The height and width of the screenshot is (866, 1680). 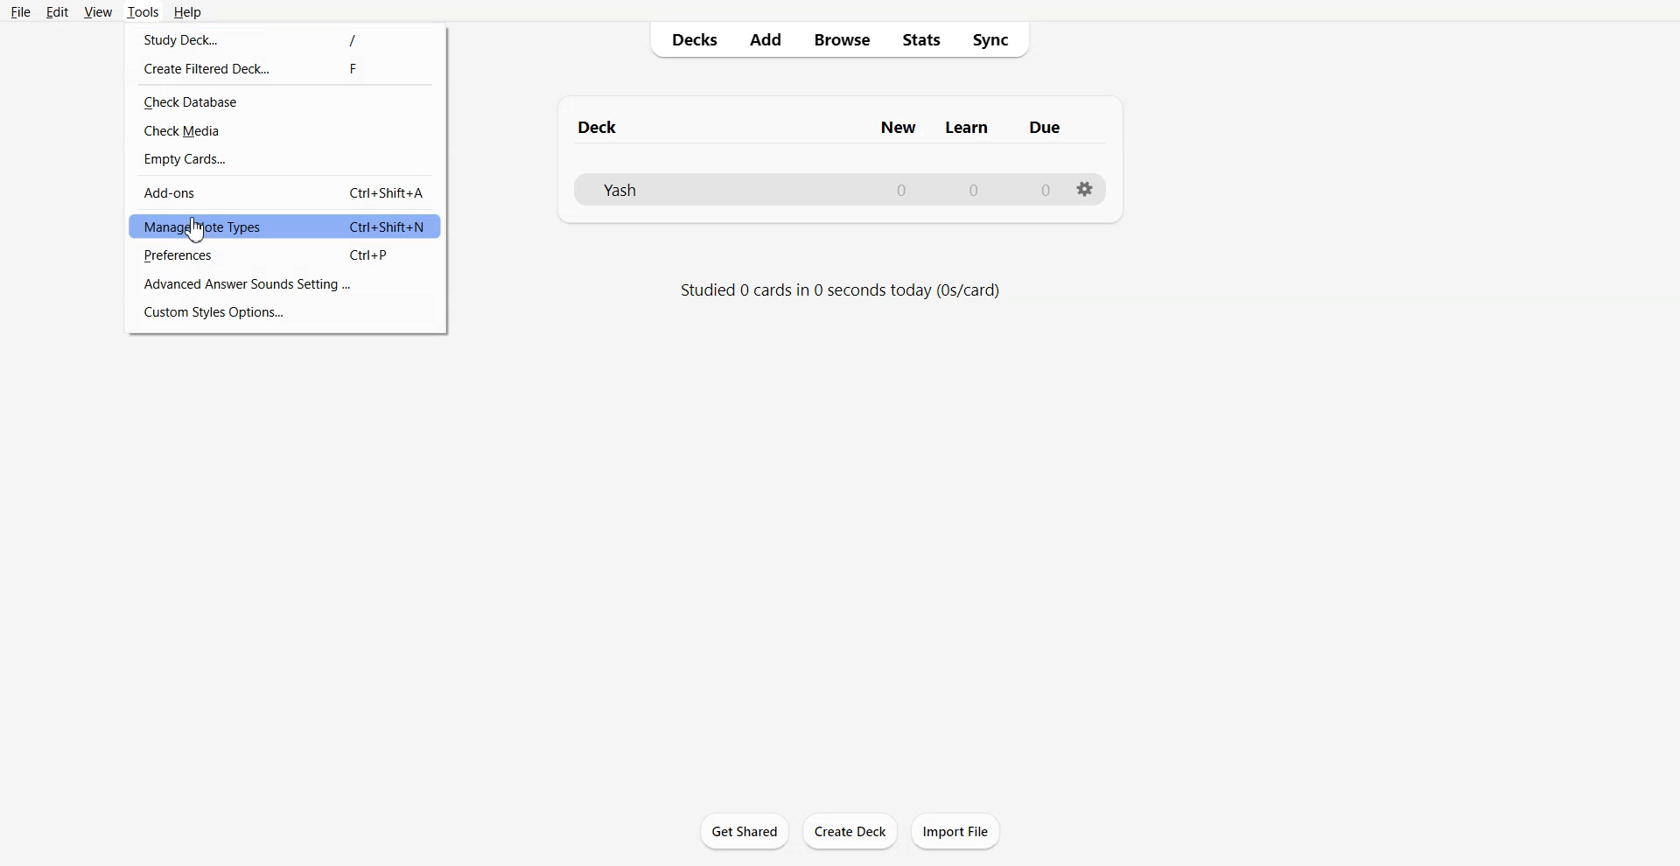 I want to click on Study Deck, so click(x=283, y=40).